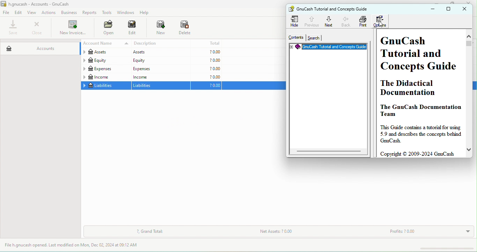 This screenshot has width=477, height=252. I want to click on expenses, so click(105, 69).